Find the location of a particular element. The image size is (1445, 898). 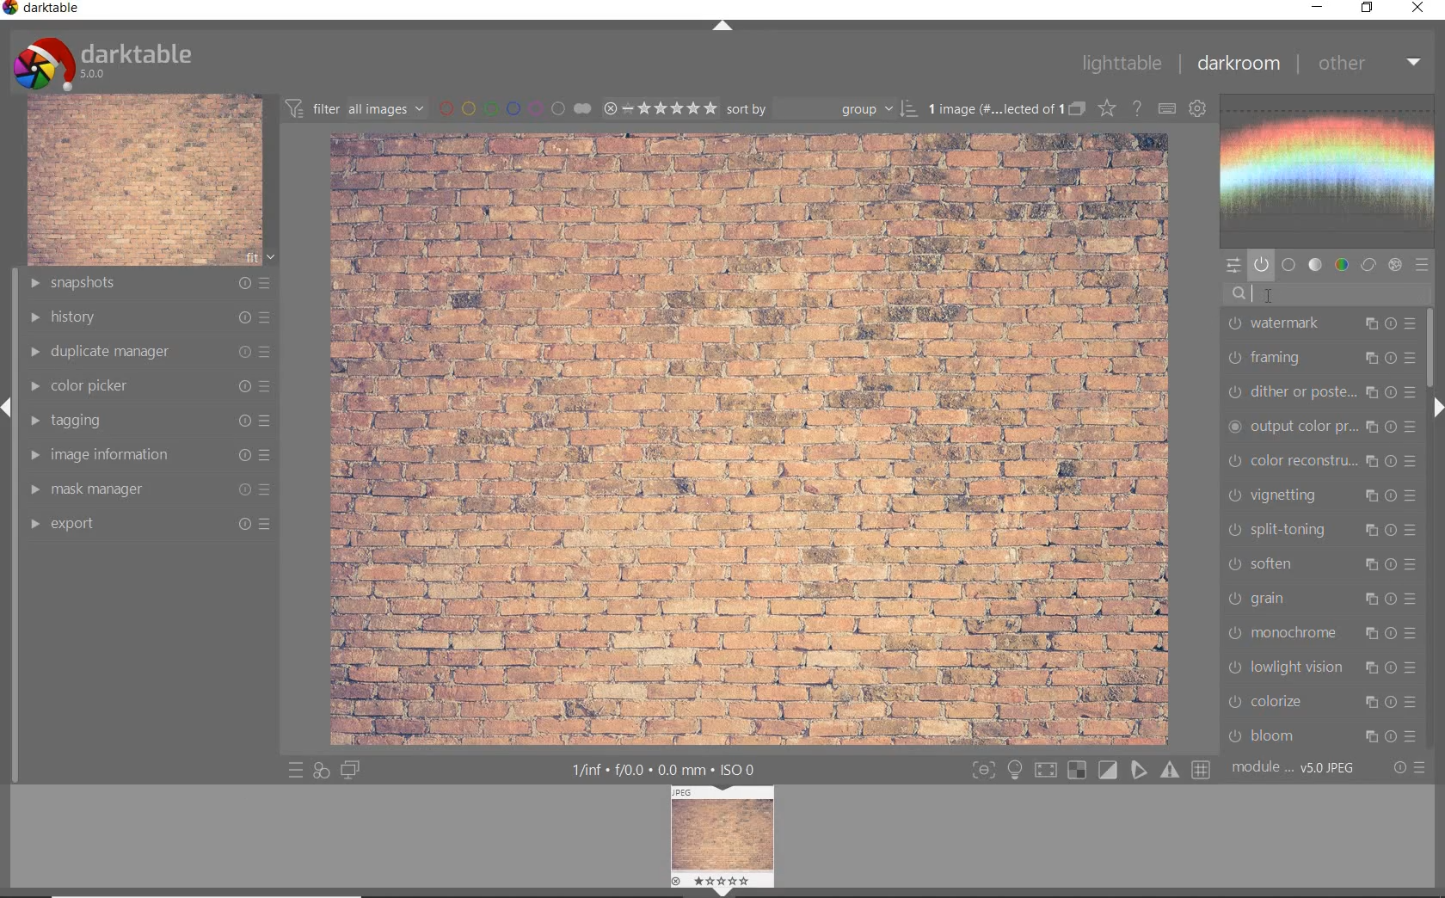

minimize is located at coordinates (1315, 6).